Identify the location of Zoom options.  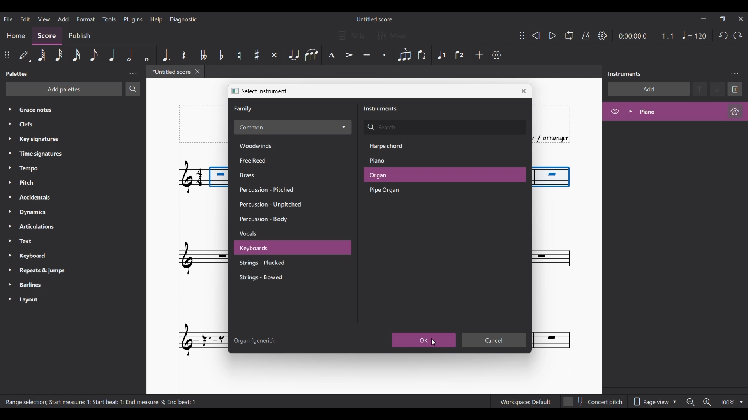
(741, 402).